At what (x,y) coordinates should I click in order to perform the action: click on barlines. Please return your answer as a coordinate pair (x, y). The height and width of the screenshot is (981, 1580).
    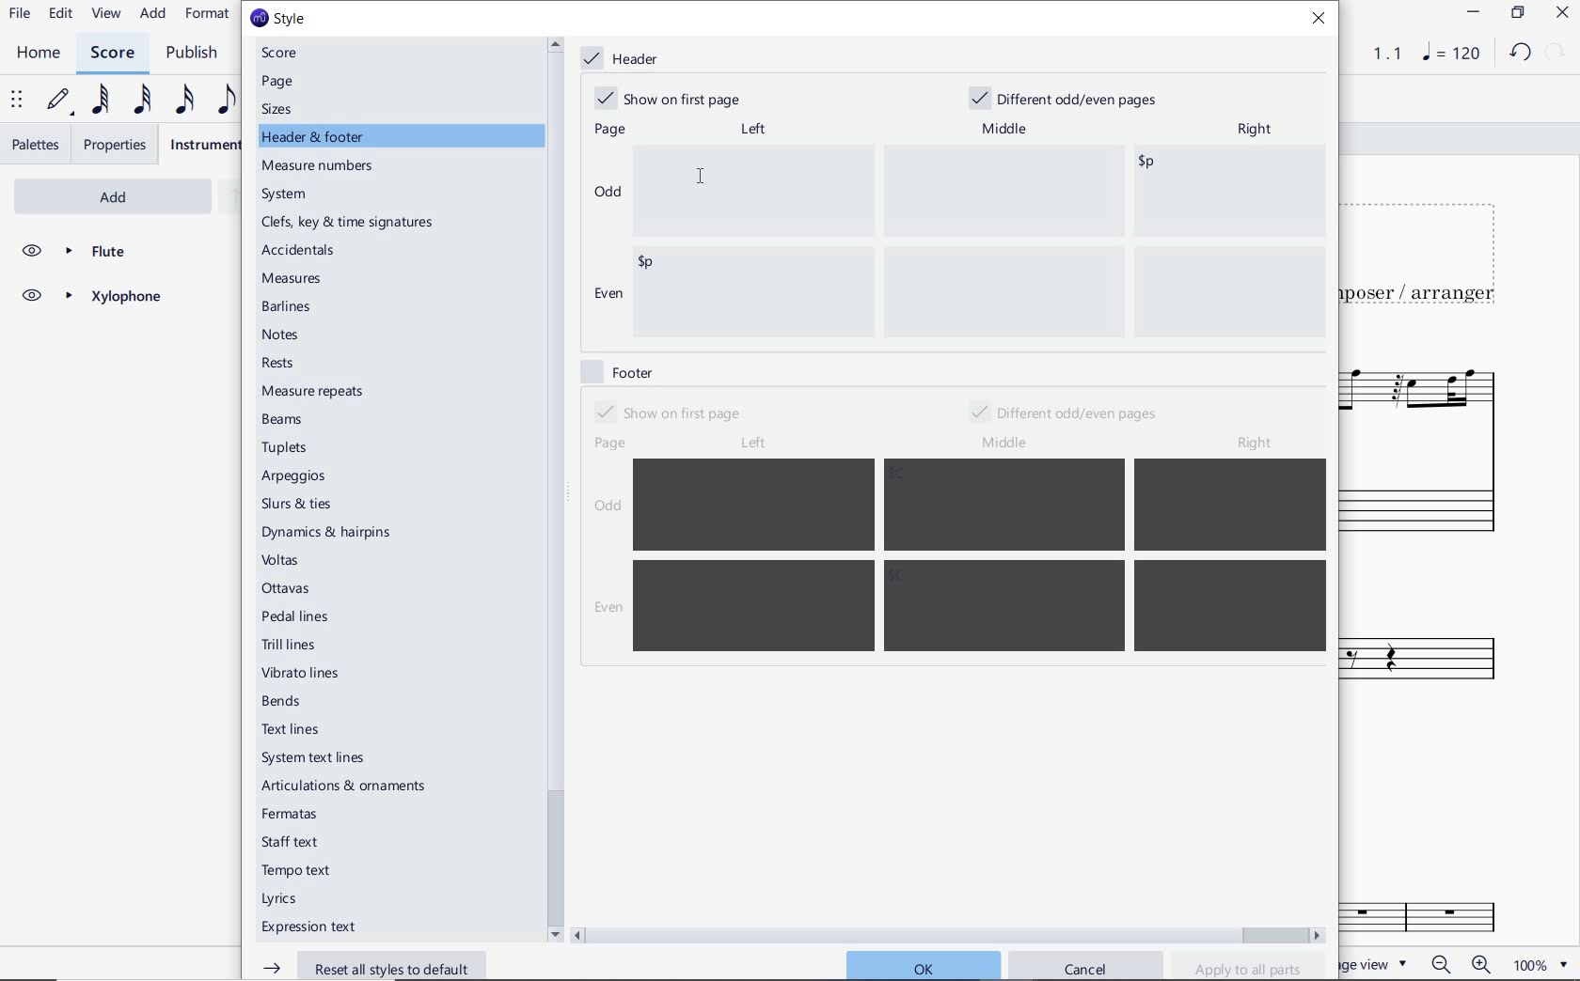
    Looking at the image, I should click on (290, 308).